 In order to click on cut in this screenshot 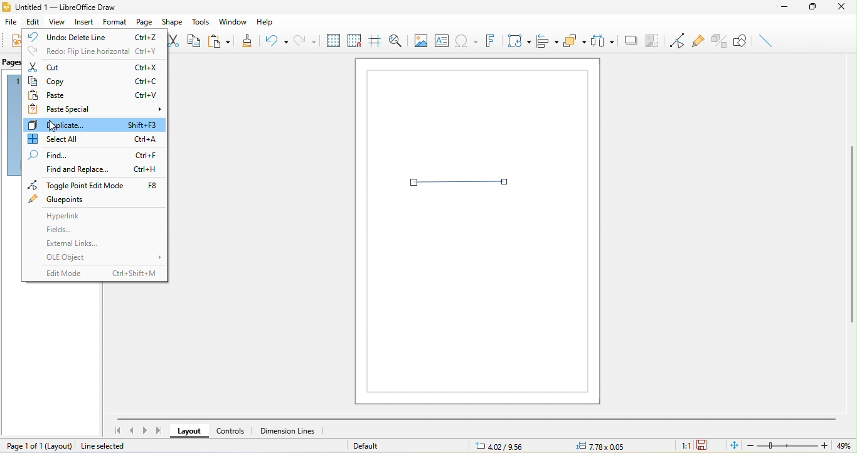, I will do `click(95, 67)`.